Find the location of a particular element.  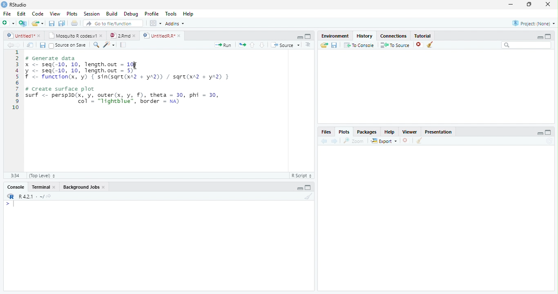

Untitled1* is located at coordinates (20, 35).